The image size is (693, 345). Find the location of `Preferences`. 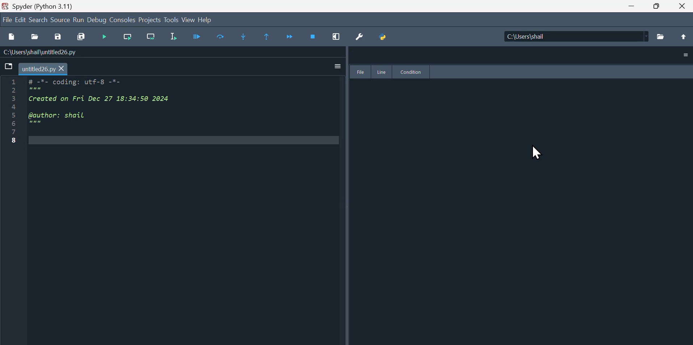

Preferences is located at coordinates (360, 37).